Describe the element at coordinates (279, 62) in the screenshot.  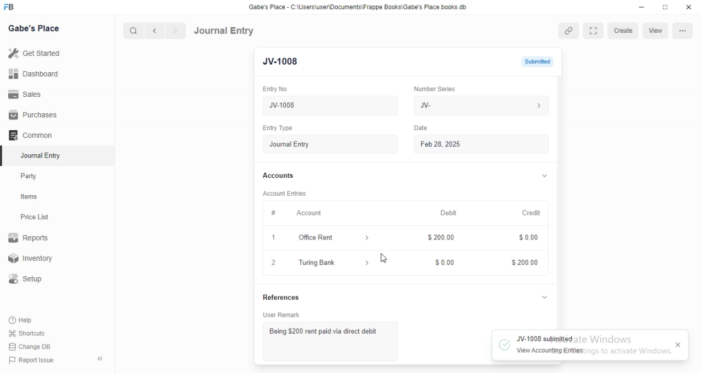
I see `JV-1008` at that location.